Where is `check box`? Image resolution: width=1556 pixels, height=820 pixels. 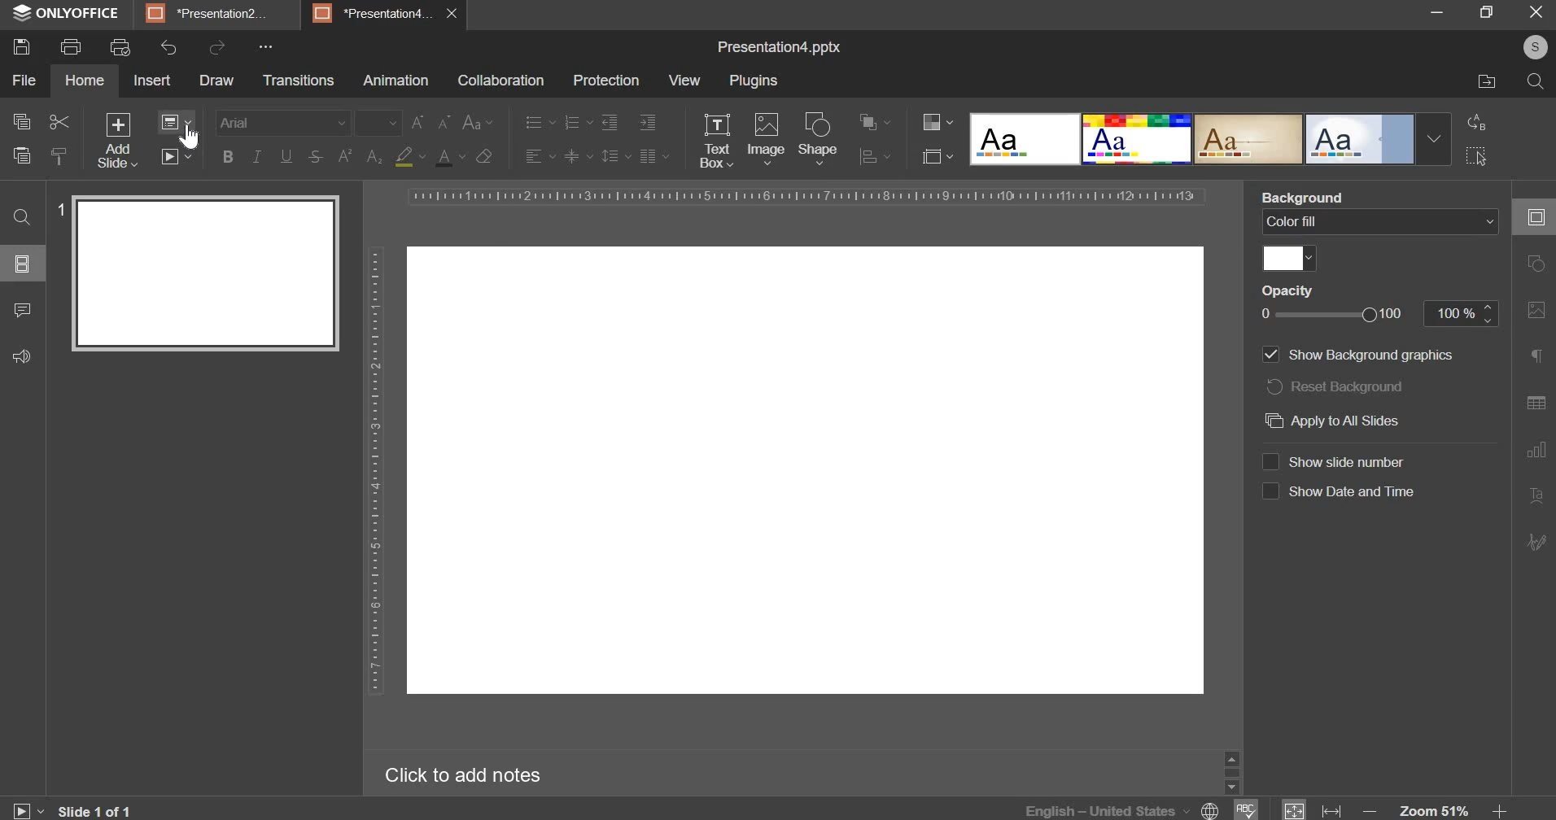
check box is located at coordinates (1269, 460).